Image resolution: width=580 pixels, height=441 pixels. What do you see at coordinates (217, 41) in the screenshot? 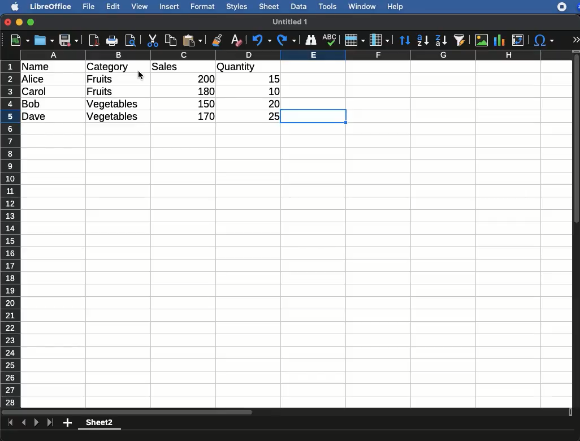
I see `clone formatting` at bounding box center [217, 41].